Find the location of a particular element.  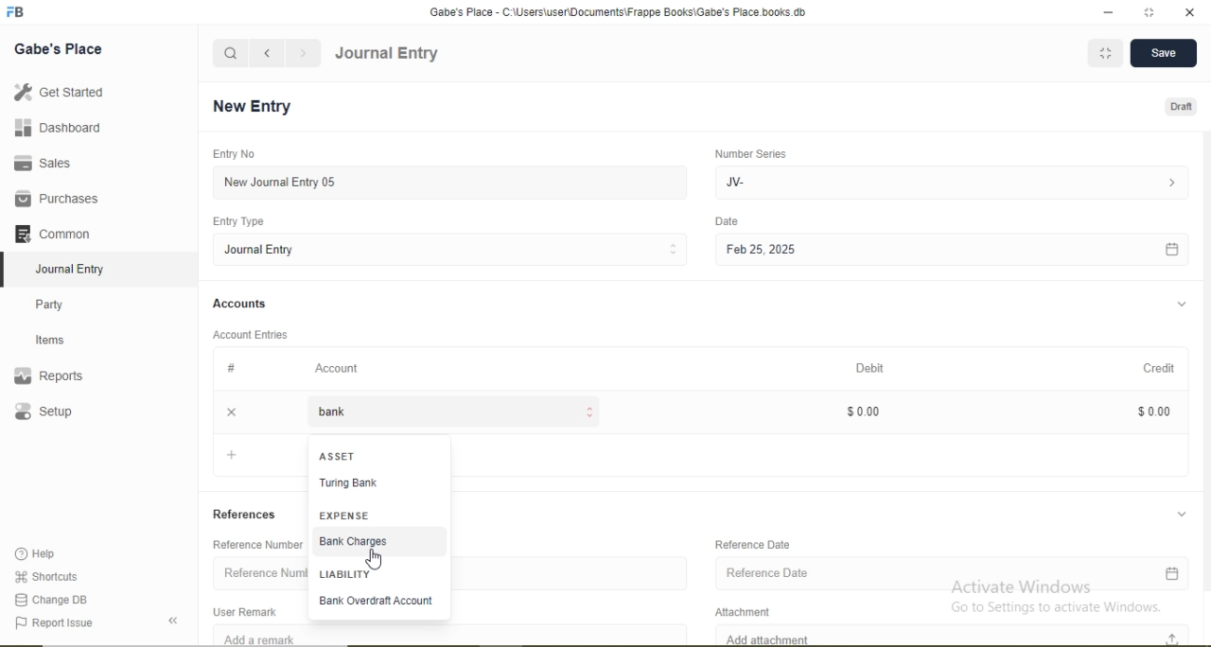

New Journal Entry 05 is located at coordinates (452, 182).